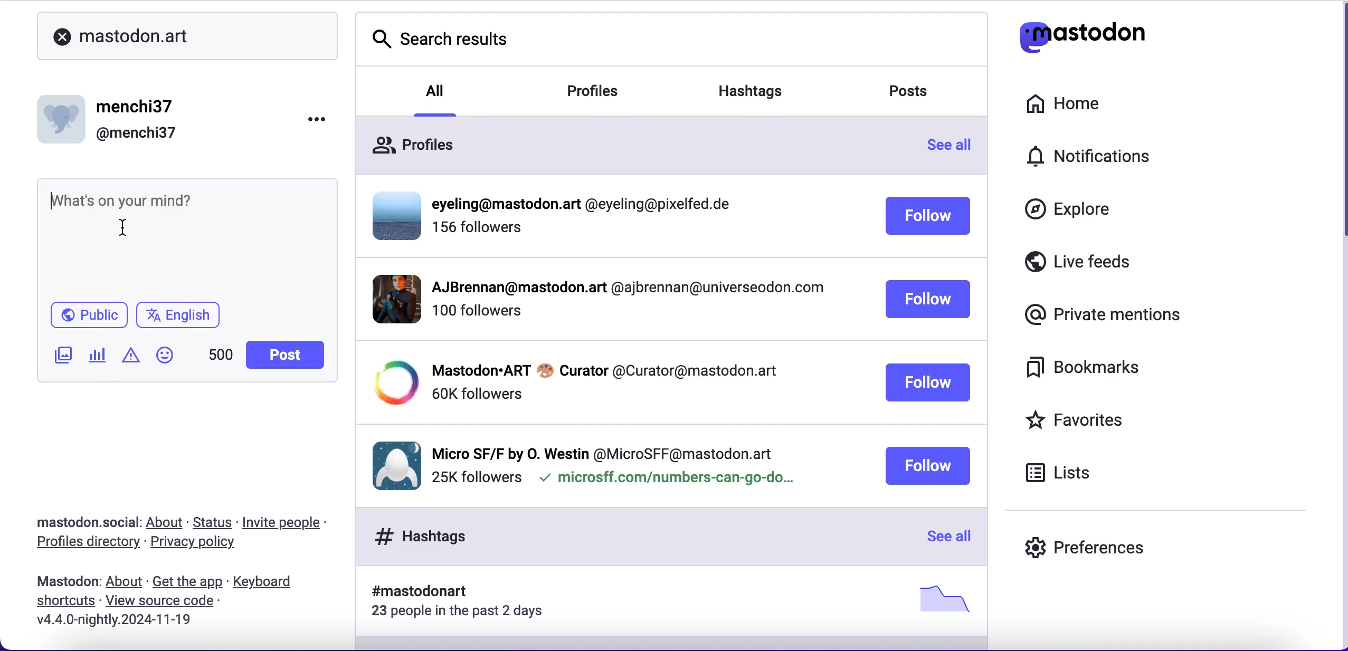  What do you see at coordinates (1077, 104) in the screenshot?
I see `home` at bounding box center [1077, 104].